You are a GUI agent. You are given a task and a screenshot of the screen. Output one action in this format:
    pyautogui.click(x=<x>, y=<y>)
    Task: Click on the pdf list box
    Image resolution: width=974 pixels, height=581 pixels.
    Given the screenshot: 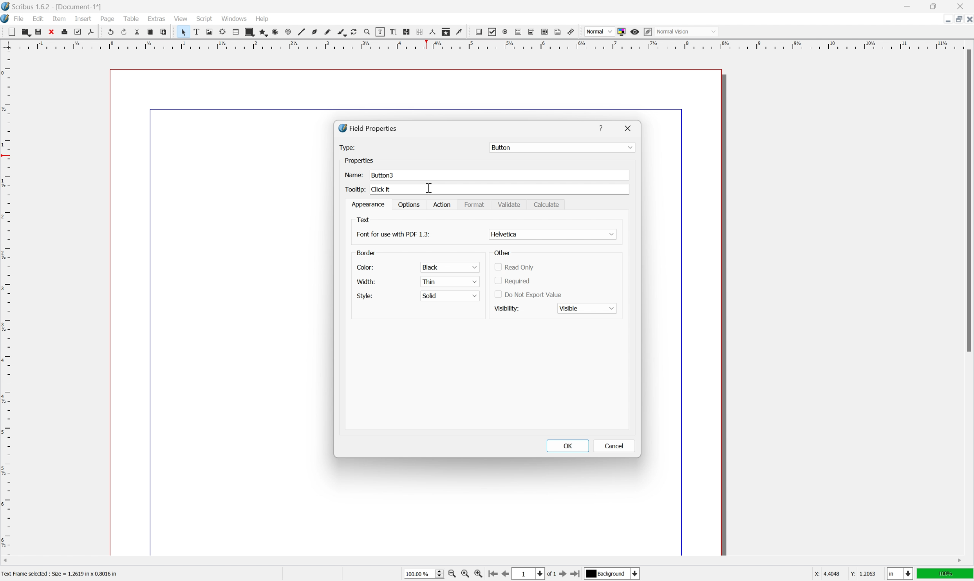 What is the action you would take?
    pyautogui.click(x=544, y=32)
    